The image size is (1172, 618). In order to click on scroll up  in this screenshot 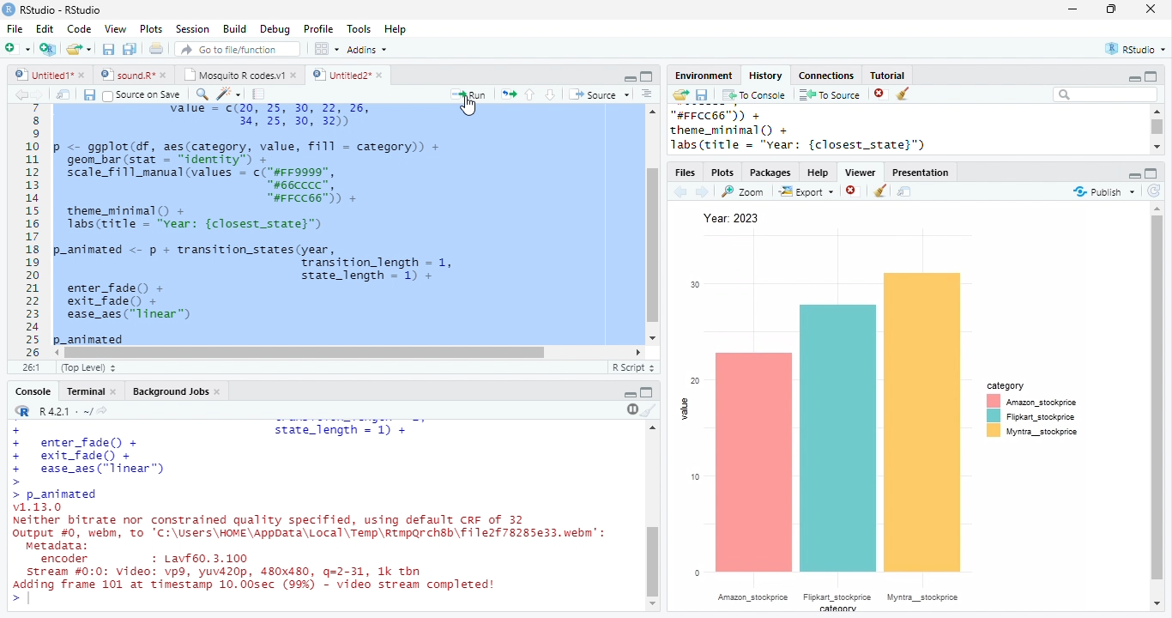, I will do `click(653, 111)`.